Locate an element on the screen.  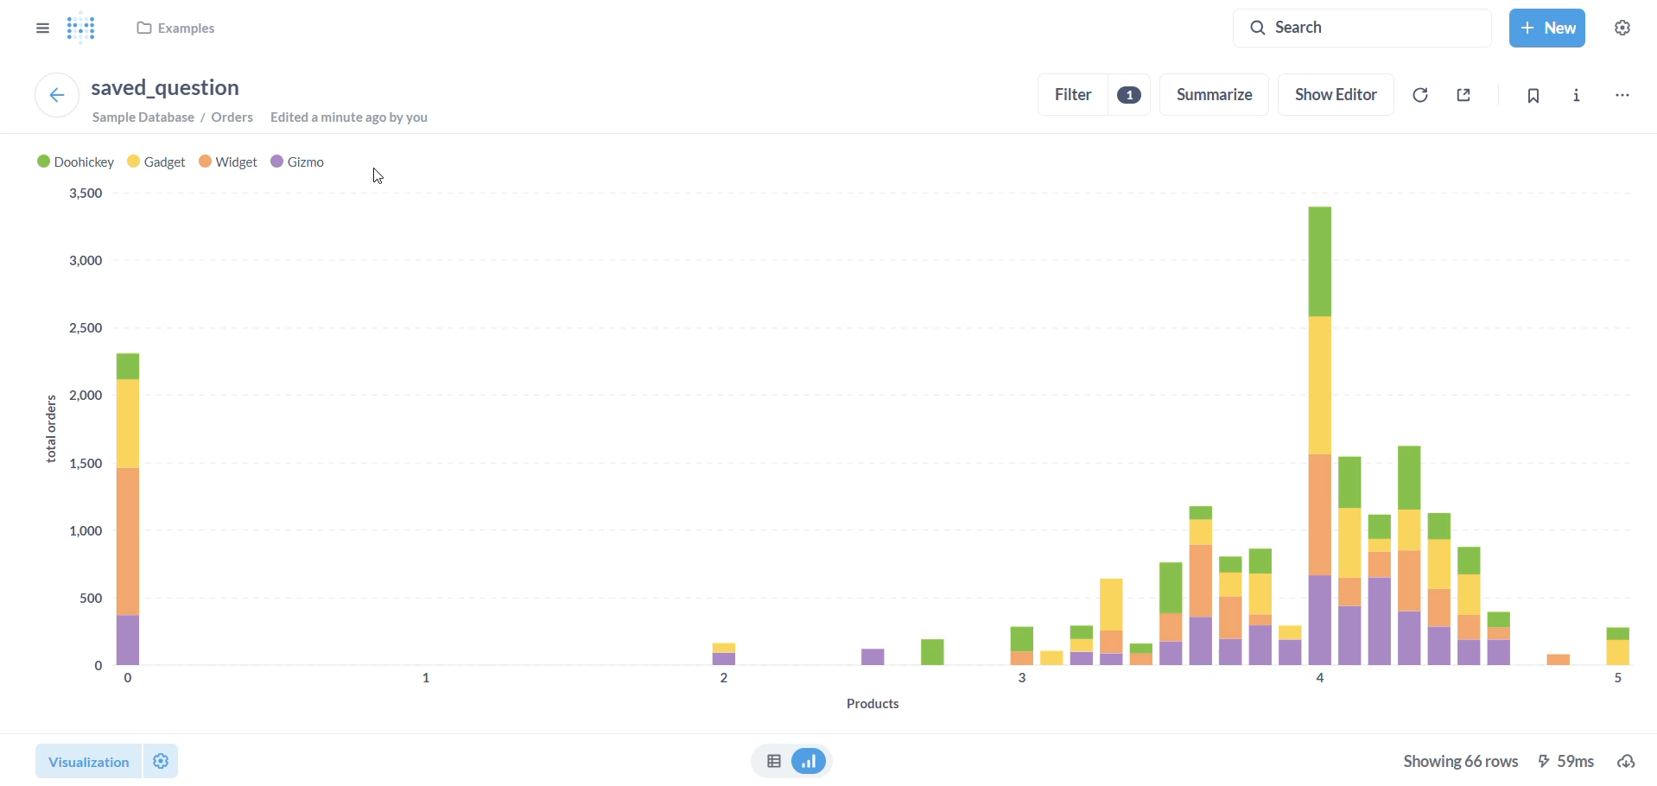
download is located at coordinates (1623, 760).